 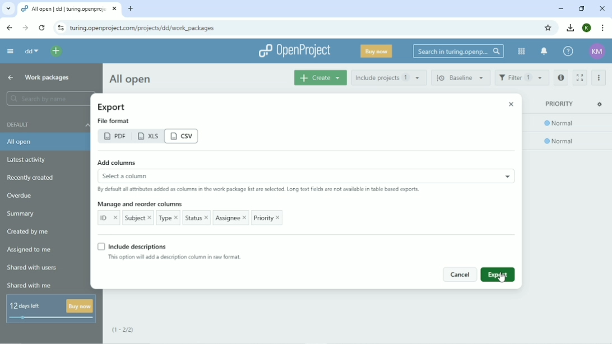 I want to click on select a column, so click(x=307, y=175).